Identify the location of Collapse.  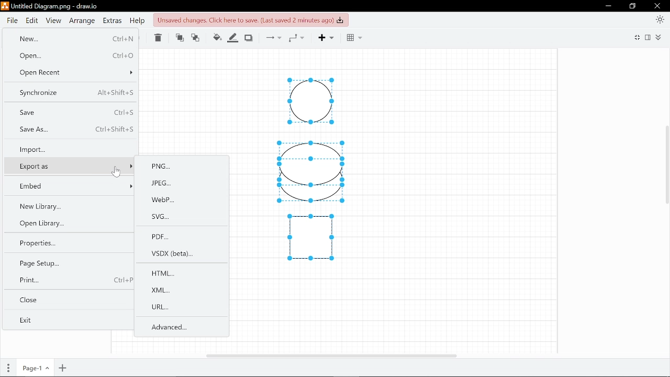
(658, 37).